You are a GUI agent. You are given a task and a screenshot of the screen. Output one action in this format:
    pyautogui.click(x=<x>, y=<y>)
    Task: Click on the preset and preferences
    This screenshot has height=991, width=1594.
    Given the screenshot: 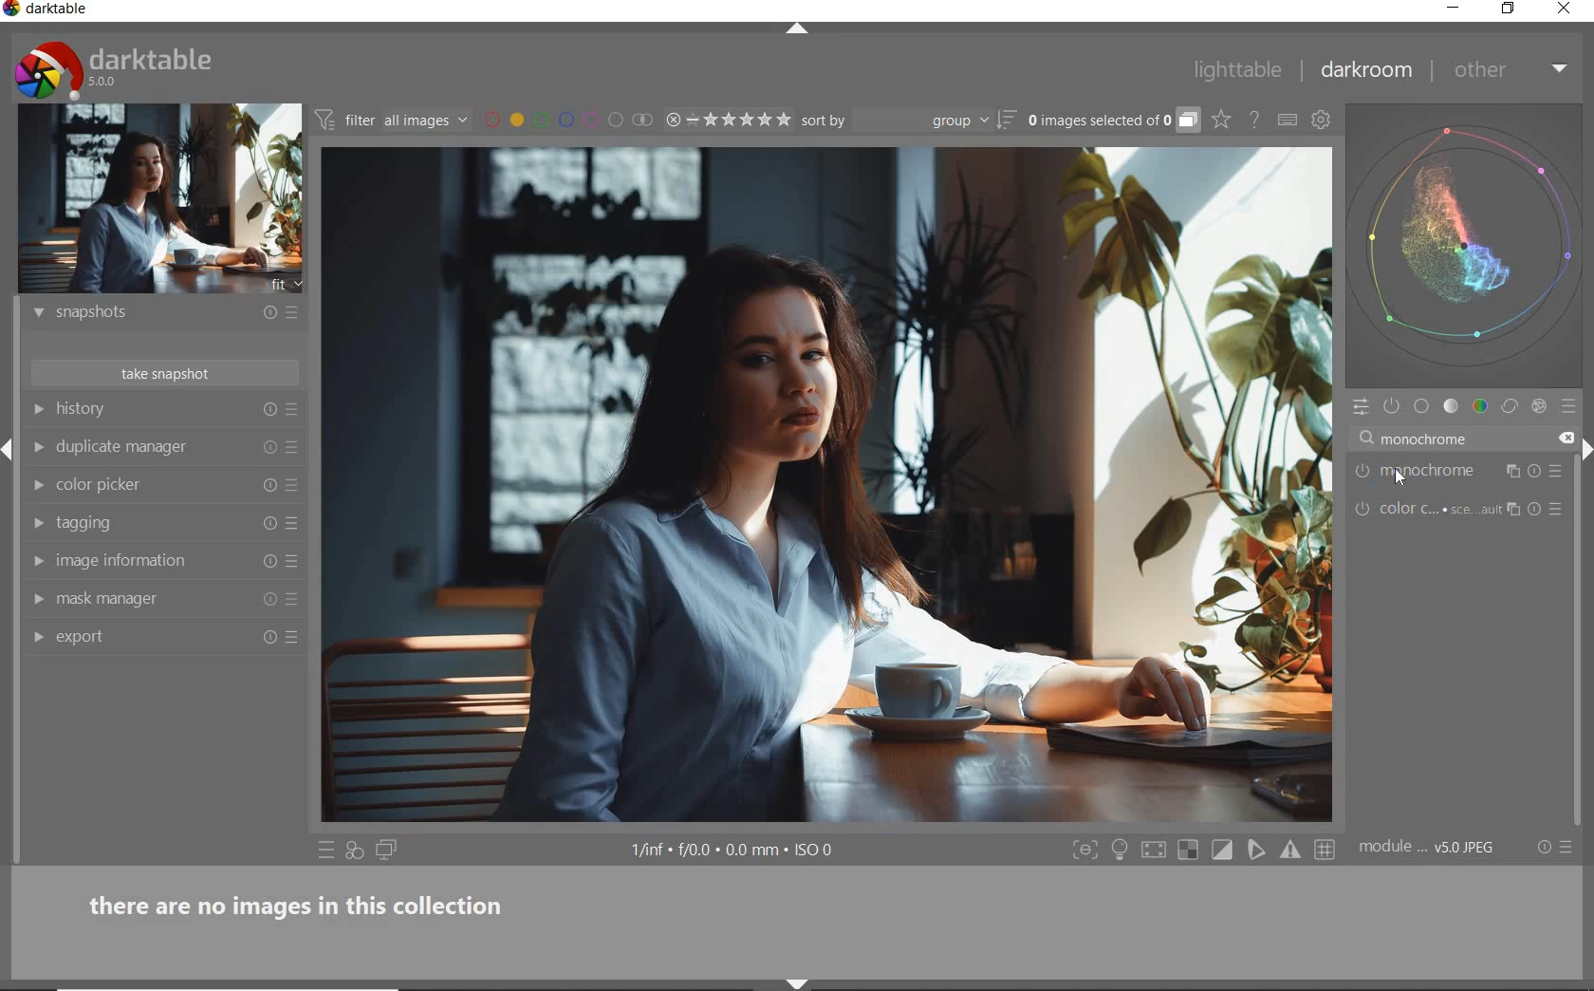 What is the action you would take?
    pyautogui.click(x=294, y=601)
    